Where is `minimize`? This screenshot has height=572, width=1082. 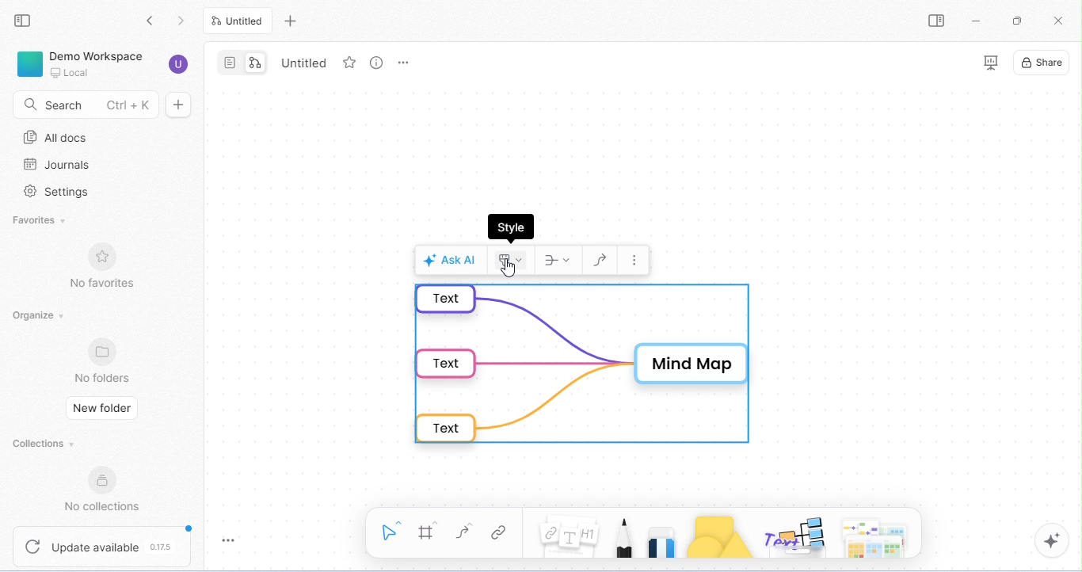 minimize is located at coordinates (980, 22).